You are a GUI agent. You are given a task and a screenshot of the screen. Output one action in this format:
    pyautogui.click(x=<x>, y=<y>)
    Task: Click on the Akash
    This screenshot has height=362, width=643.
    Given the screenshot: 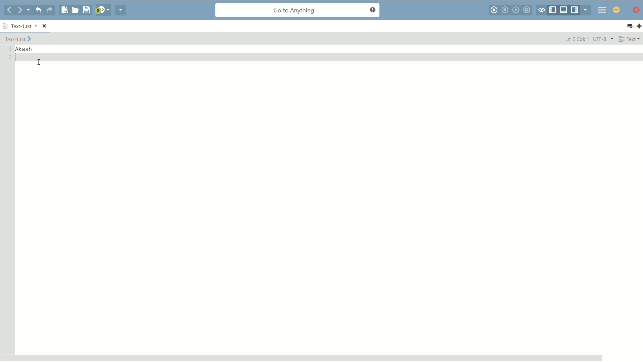 What is the action you would take?
    pyautogui.click(x=26, y=49)
    